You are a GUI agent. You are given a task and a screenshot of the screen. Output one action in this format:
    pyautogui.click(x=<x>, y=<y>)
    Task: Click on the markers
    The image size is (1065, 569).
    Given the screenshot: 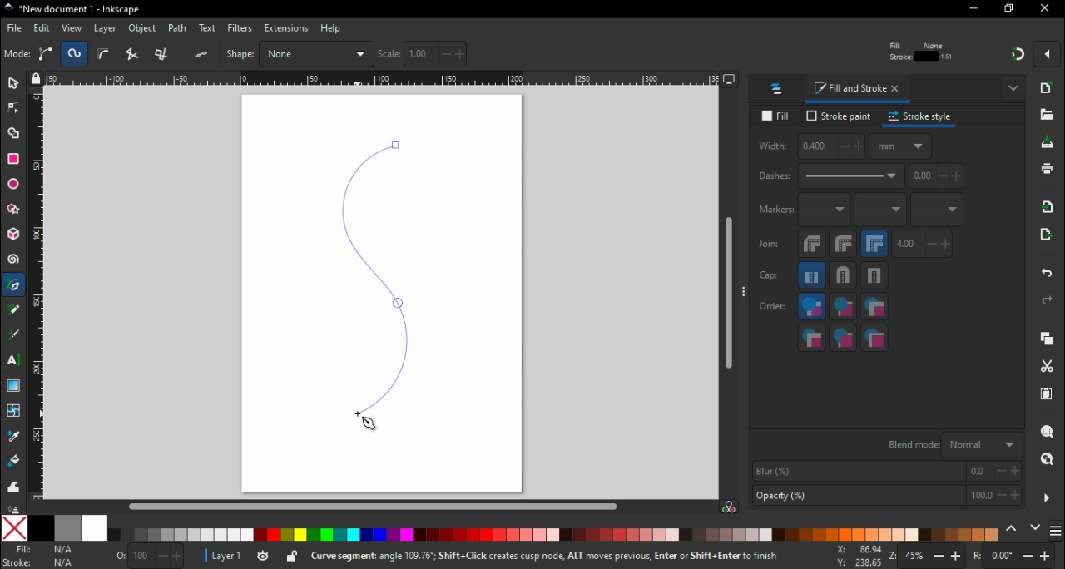 What is the action you would take?
    pyautogui.click(x=775, y=213)
    